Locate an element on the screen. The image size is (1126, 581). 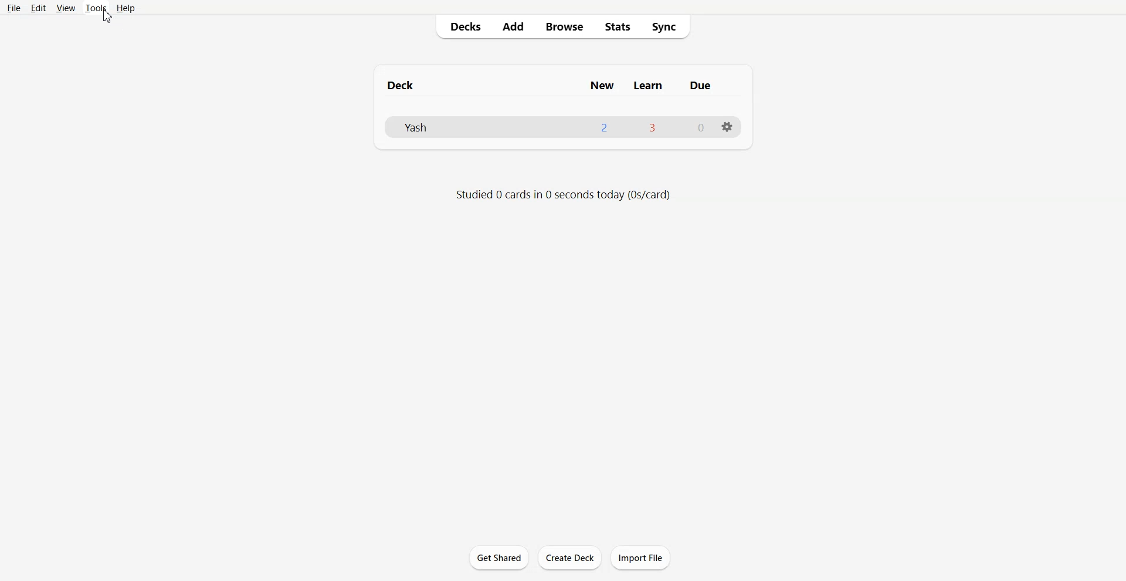
View is located at coordinates (65, 8).